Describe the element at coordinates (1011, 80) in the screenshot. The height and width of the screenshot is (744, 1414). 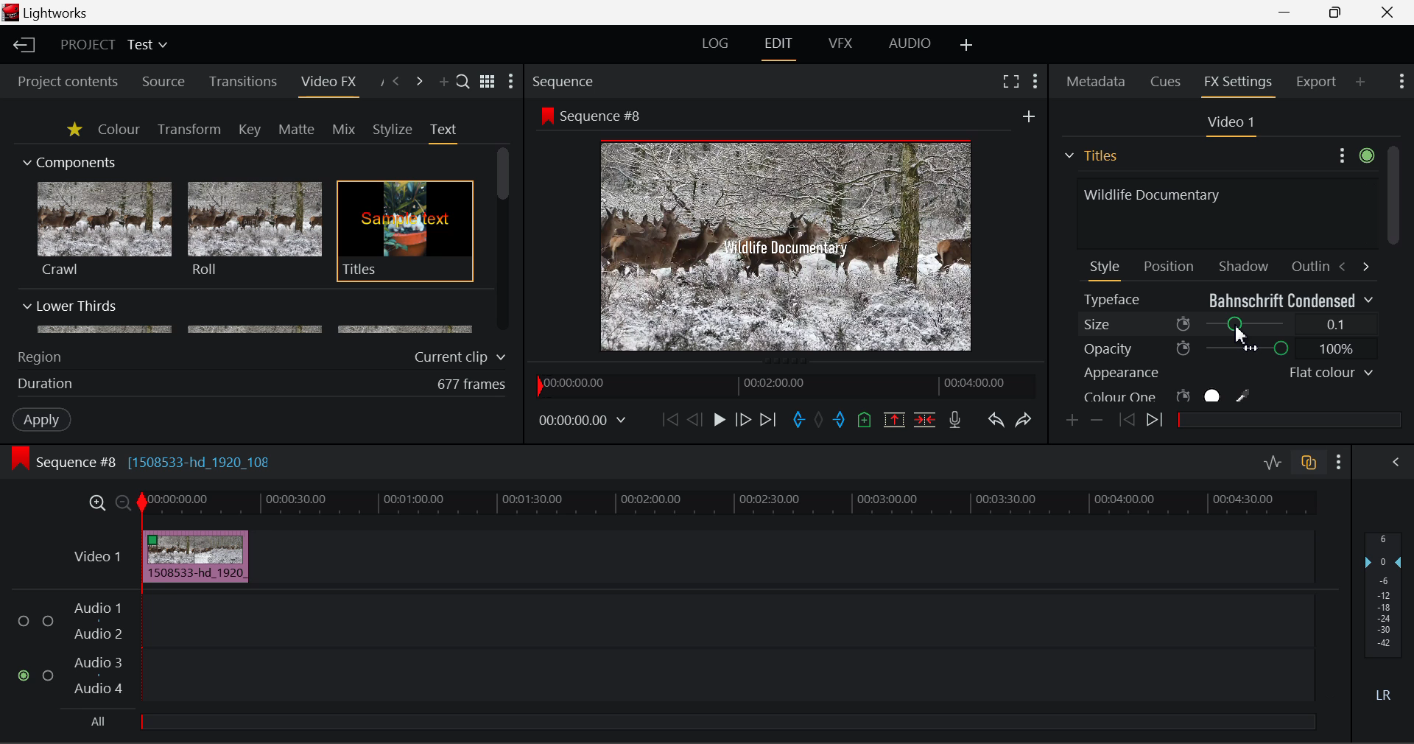
I see `Full Screen` at that location.